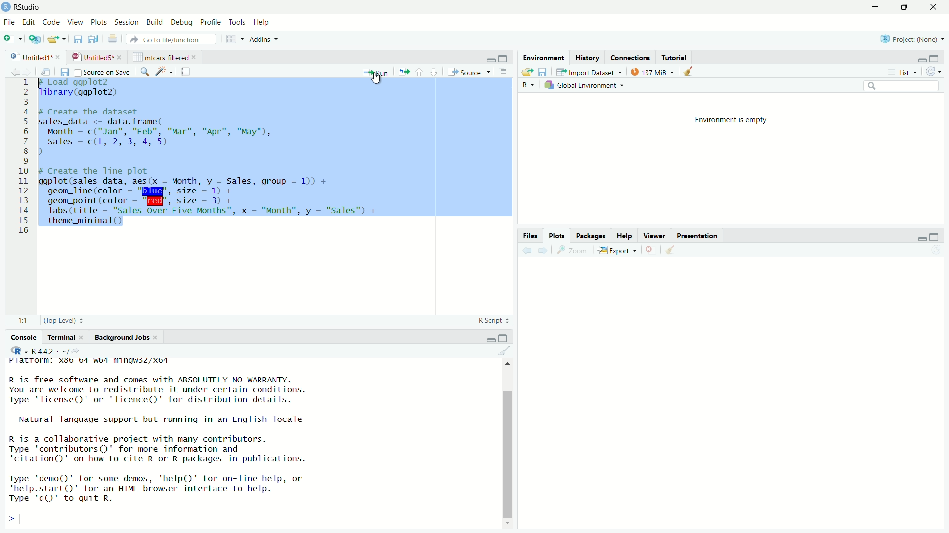 This screenshot has width=949, height=533. Describe the element at coordinates (378, 79) in the screenshot. I see `cursor` at that location.